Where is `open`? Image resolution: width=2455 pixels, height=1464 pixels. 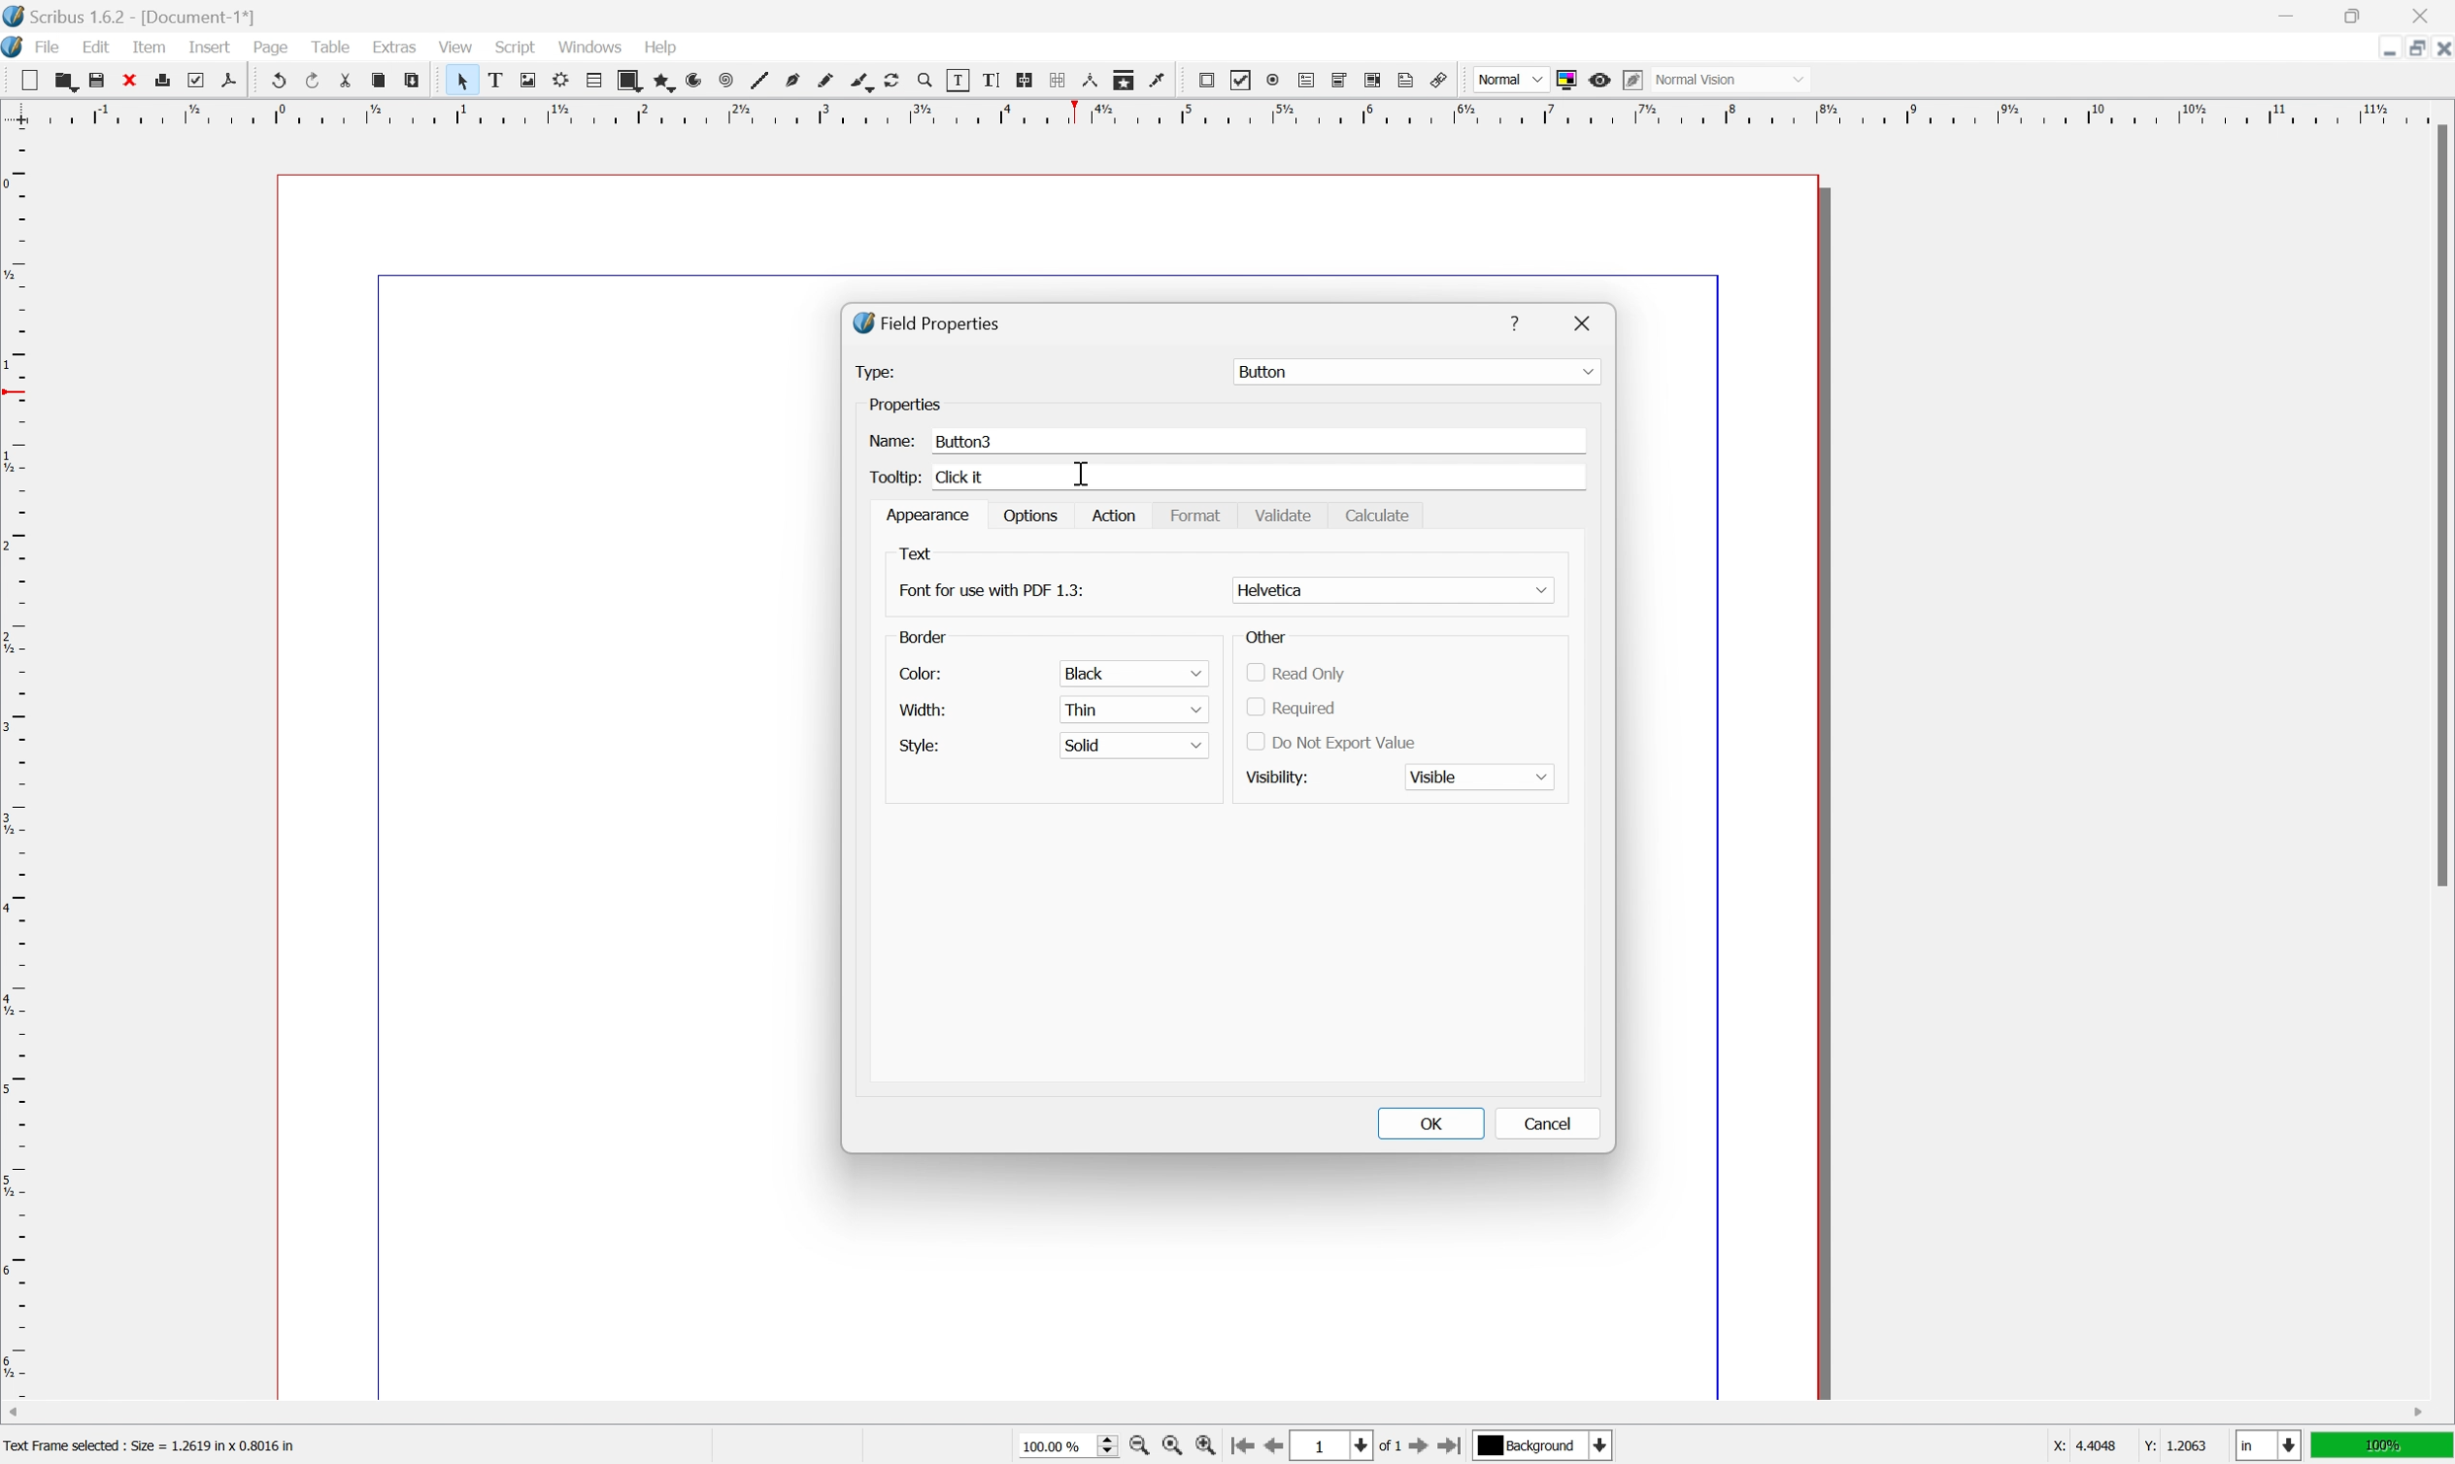 open is located at coordinates (66, 83).